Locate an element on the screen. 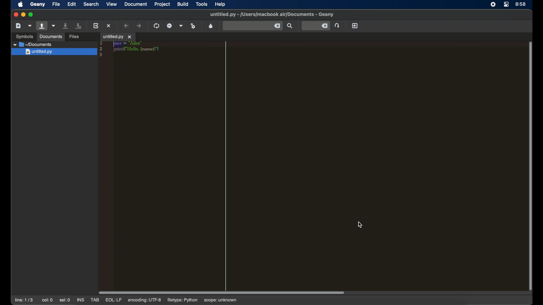  screen recorder icon is located at coordinates (494, 5).